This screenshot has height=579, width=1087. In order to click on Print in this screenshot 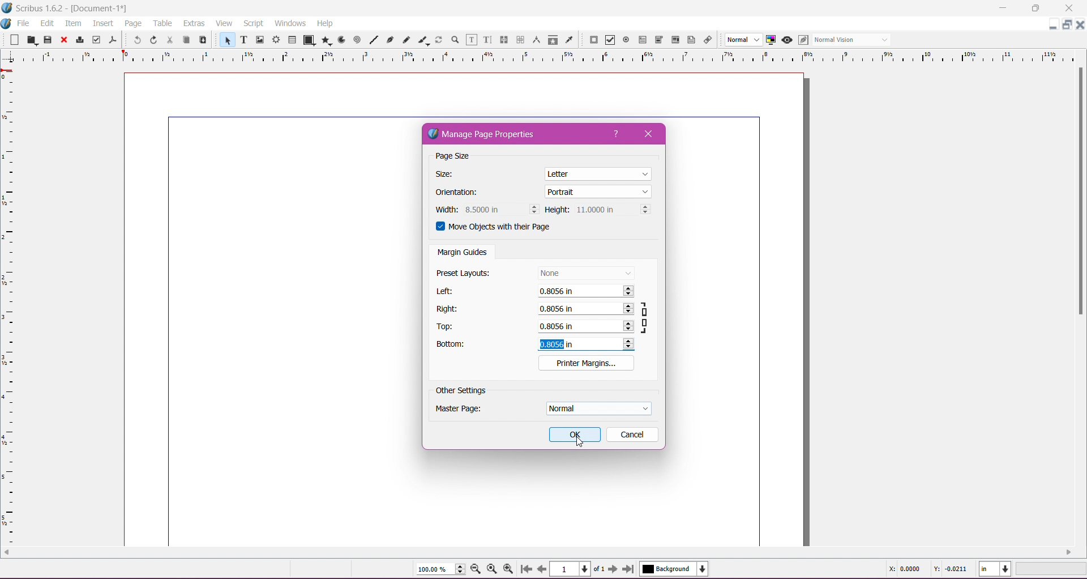, I will do `click(79, 40)`.